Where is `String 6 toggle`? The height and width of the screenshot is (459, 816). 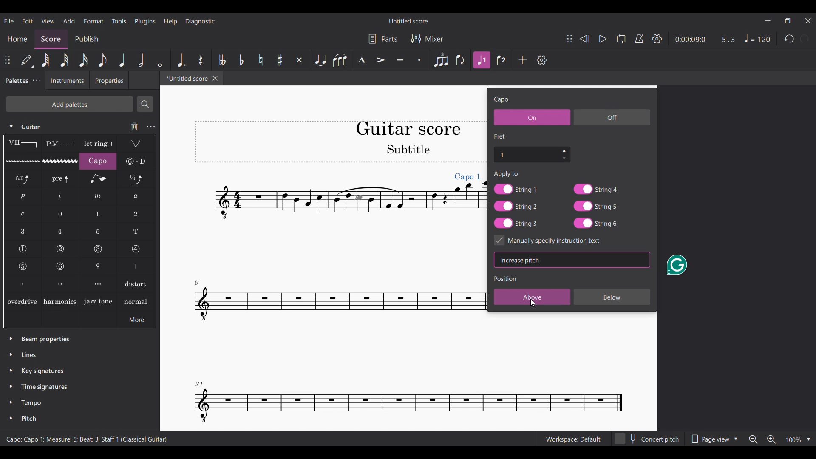 String 6 toggle is located at coordinates (596, 223).